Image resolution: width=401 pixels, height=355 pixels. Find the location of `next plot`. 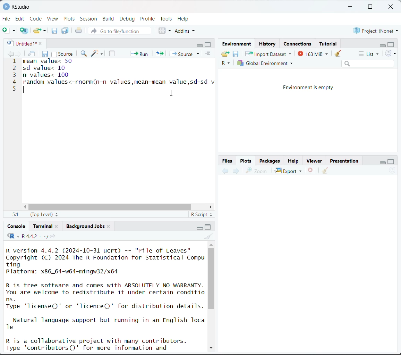

next plot is located at coordinates (235, 171).